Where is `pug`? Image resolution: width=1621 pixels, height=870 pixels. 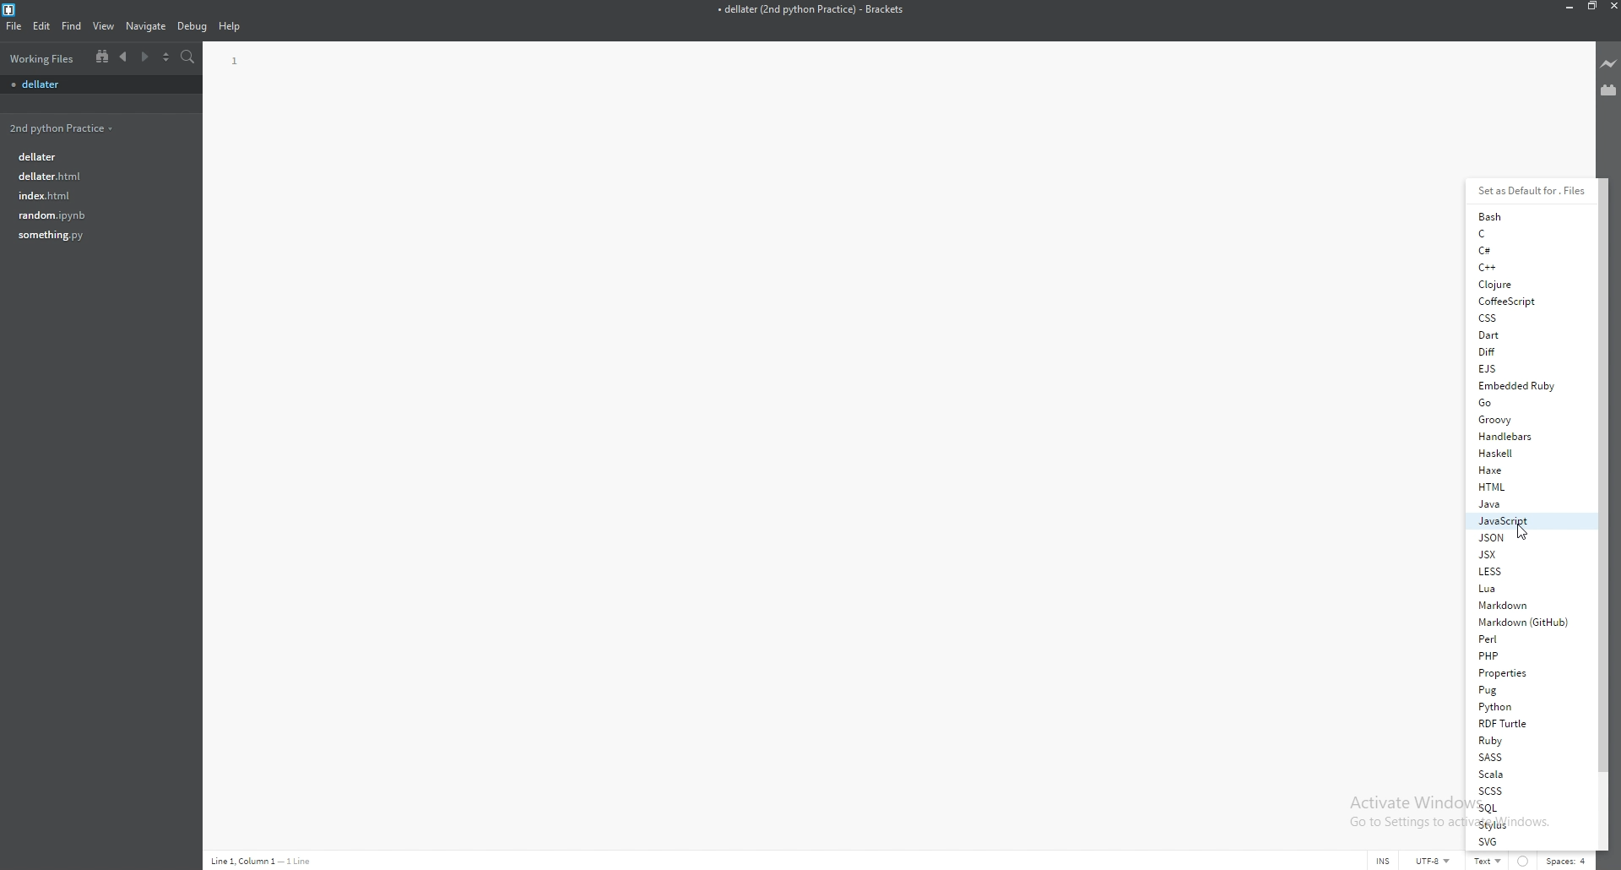 pug is located at coordinates (1523, 691).